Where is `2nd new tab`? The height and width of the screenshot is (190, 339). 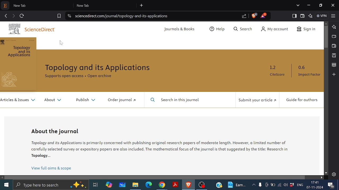
2nd new tab is located at coordinates (105, 5).